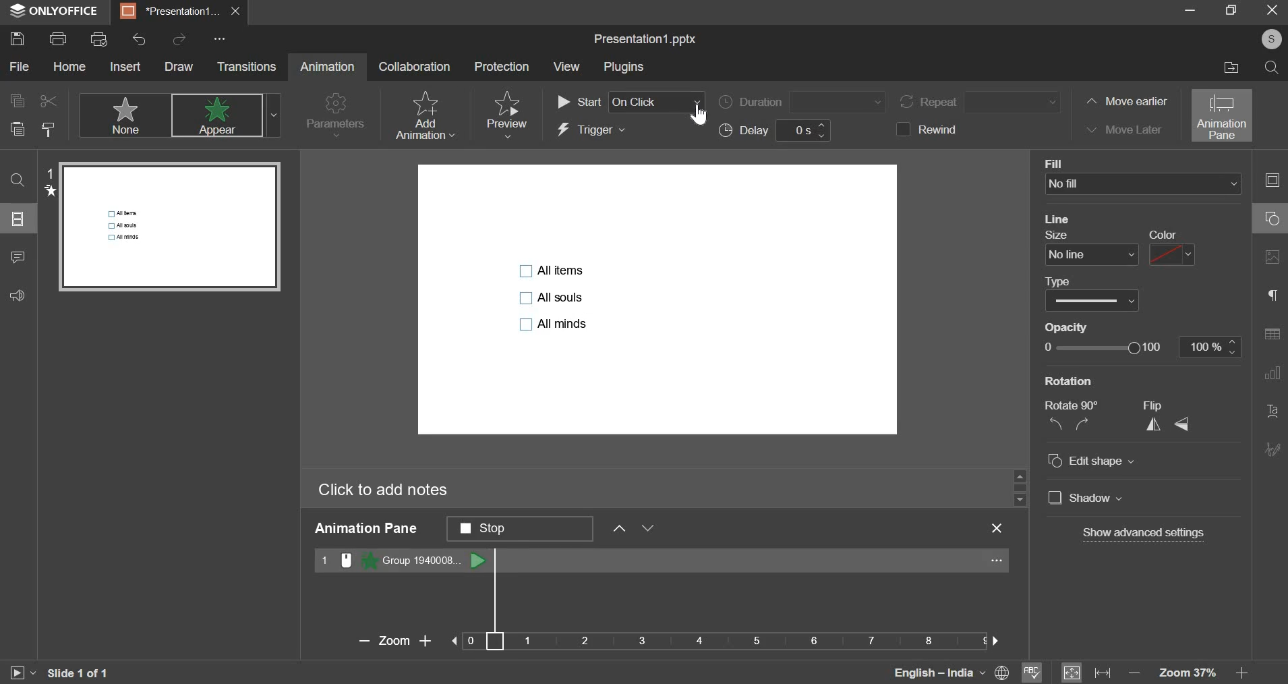 The width and height of the screenshot is (1288, 684). Describe the element at coordinates (1226, 67) in the screenshot. I see `file location` at that location.